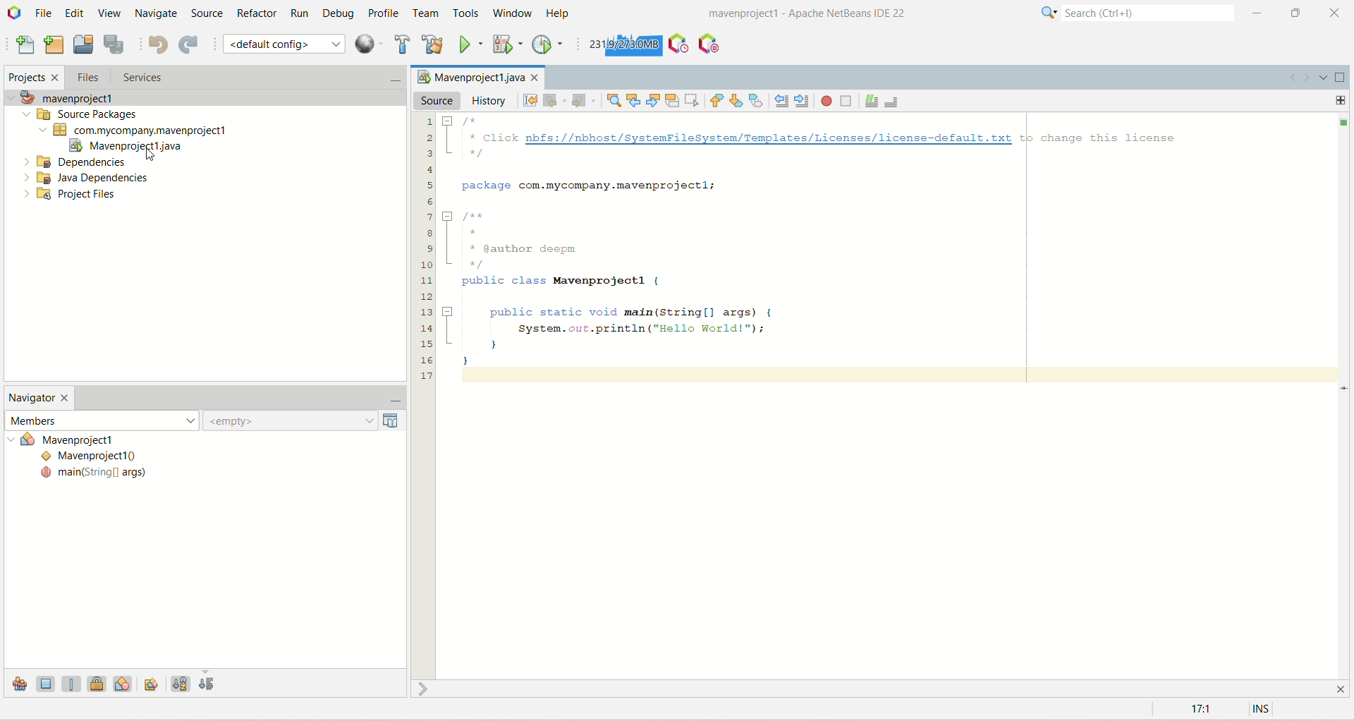 Image resolution: width=1354 pixels, height=721 pixels. What do you see at coordinates (1263, 710) in the screenshot?
I see `INS` at bounding box center [1263, 710].